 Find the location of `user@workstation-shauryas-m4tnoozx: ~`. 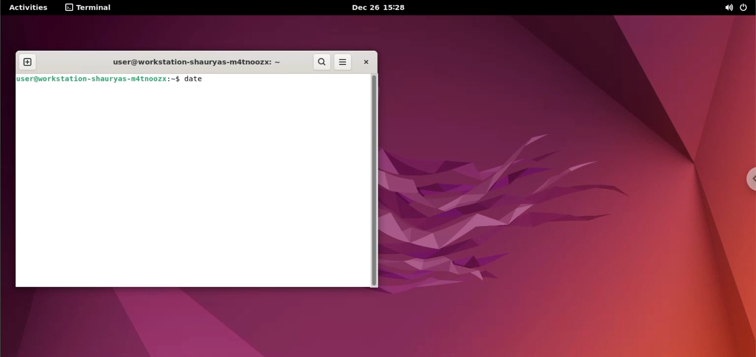

user@workstation-shauryas-m4tnoozx: ~ is located at coordinates (193, 63).